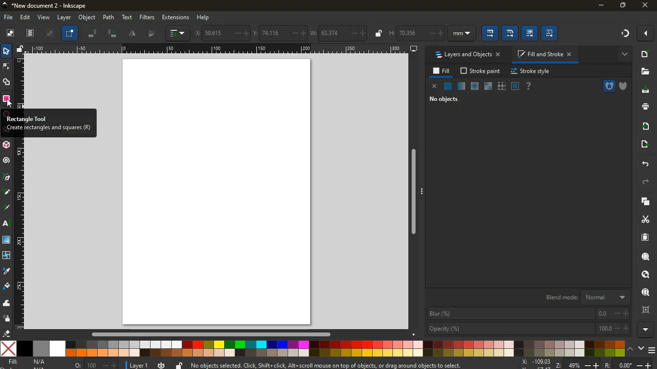 Image resolution: width=657 pixels, height=369 pixels. Describe the element at coordinates (651, 350) in the screenshot. I see `menu` at that location.